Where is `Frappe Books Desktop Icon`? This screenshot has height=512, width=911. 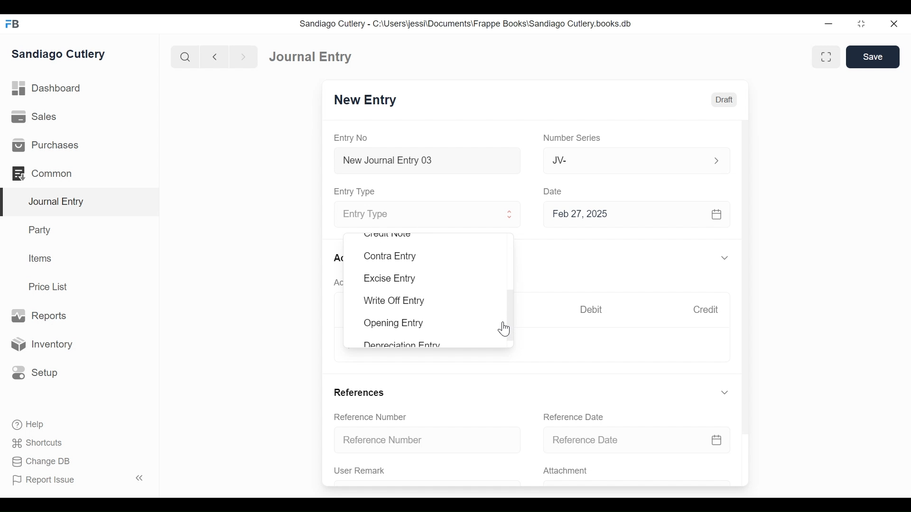 Frappe Books Desktop Icon is located at coordinates (12, 24).